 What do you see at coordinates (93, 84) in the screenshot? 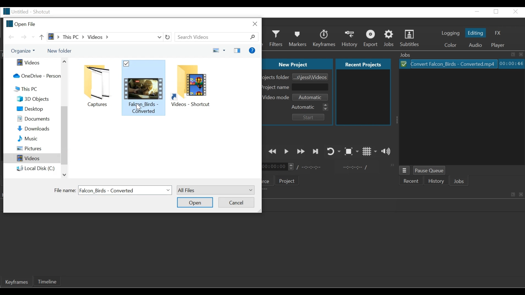
I see `folder` at bounding box center [93, 84].